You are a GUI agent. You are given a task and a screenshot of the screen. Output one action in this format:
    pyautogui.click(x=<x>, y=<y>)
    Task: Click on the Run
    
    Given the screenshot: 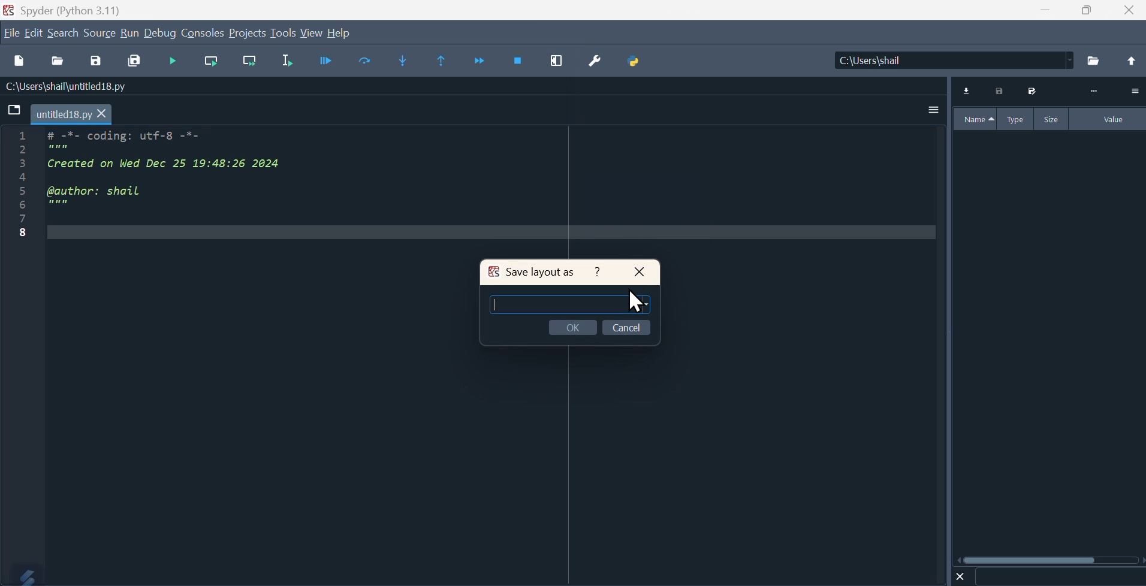 What is the action you would take?
    pyautogui.click(x=129, y=32)
    